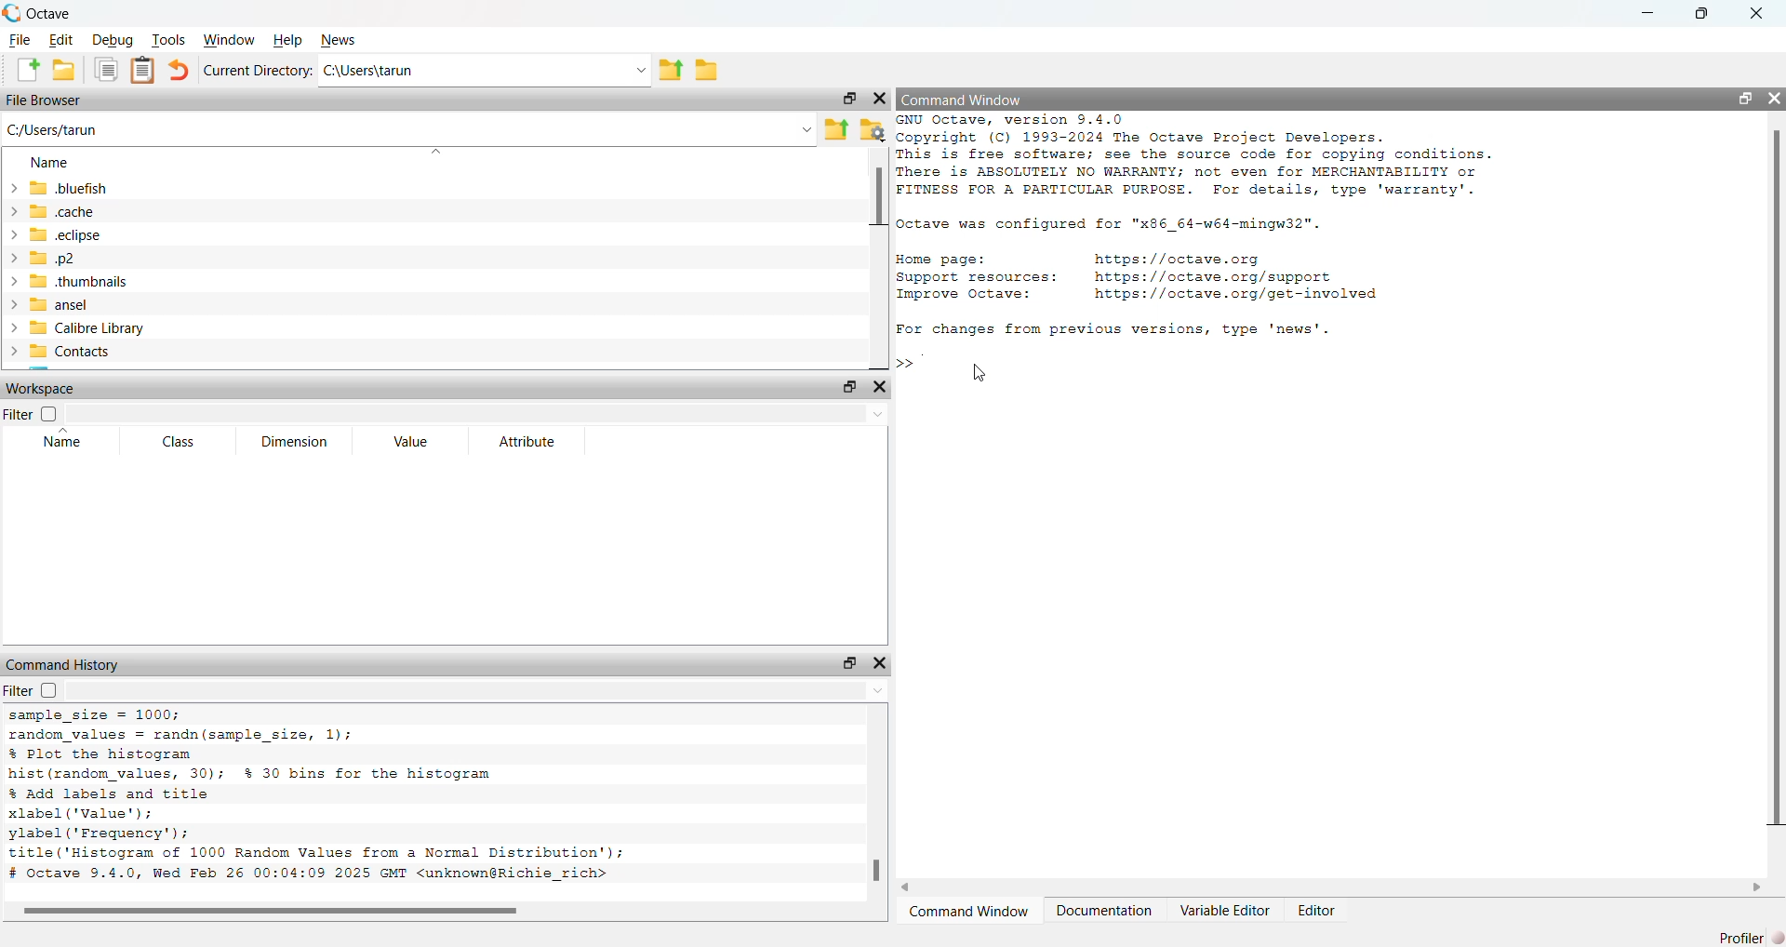 The image size is (1786, 947). Describe the element at coordinates (978, 372) in the screenshot. I see `cursor` at that location.